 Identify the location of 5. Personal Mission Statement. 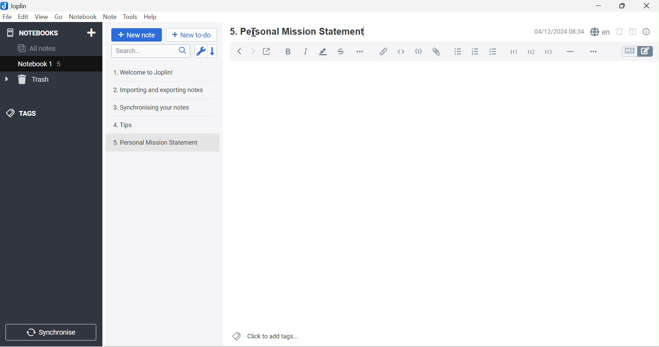
(303, 31).